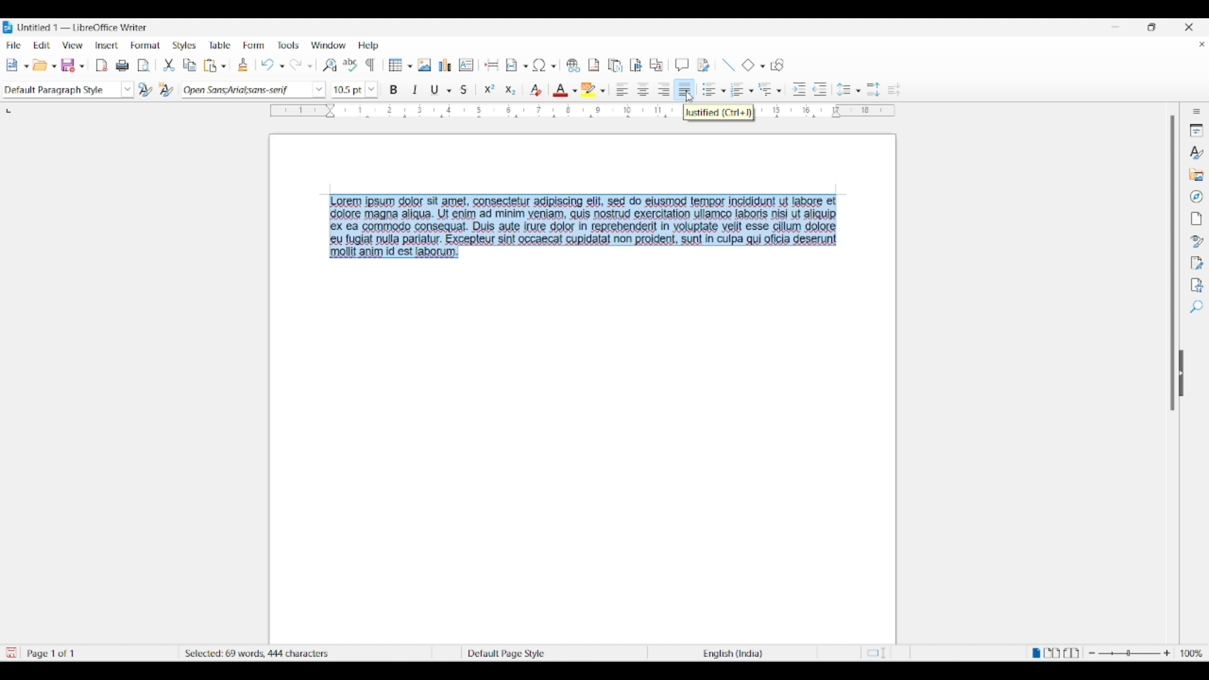 The width and height of the screenshot is (1209, 680). I want to click on 100%, so click(1192, 653).